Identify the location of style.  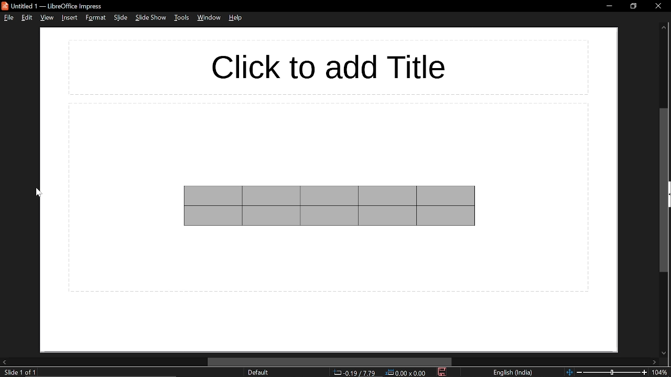
(95, 18).